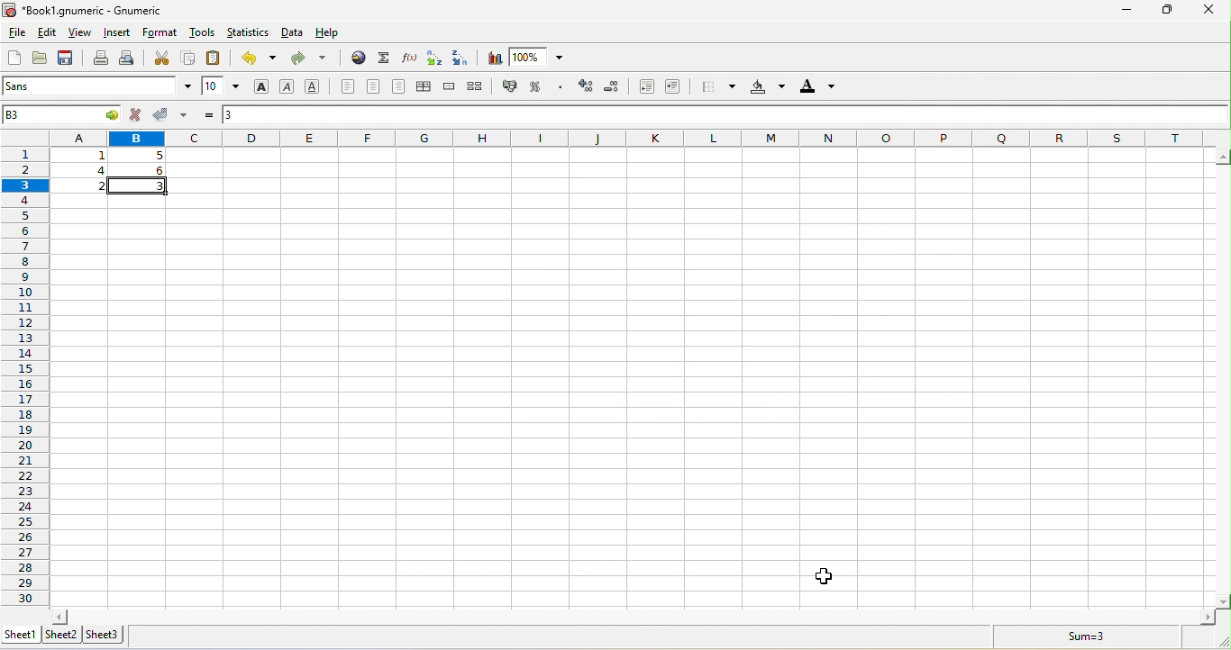  Describe the element at coordinates (401, 86) in the screenshot. I see `align right` at that location.